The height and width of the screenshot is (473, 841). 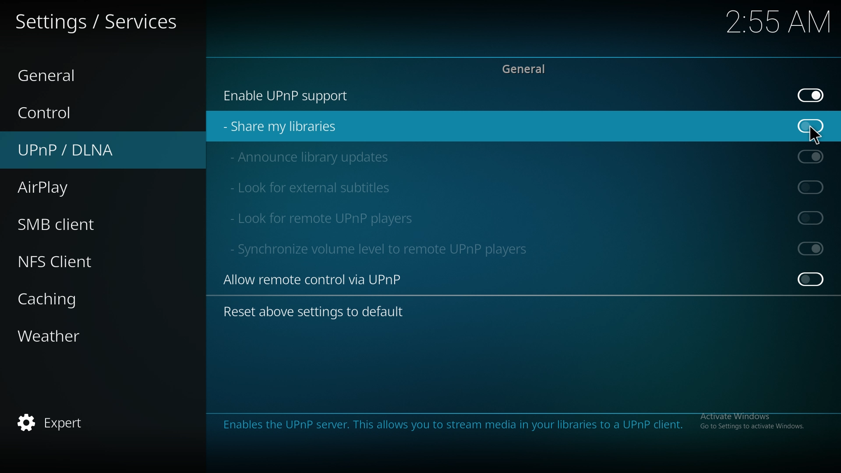 I want to click on reset, so click(x=321, y=312).